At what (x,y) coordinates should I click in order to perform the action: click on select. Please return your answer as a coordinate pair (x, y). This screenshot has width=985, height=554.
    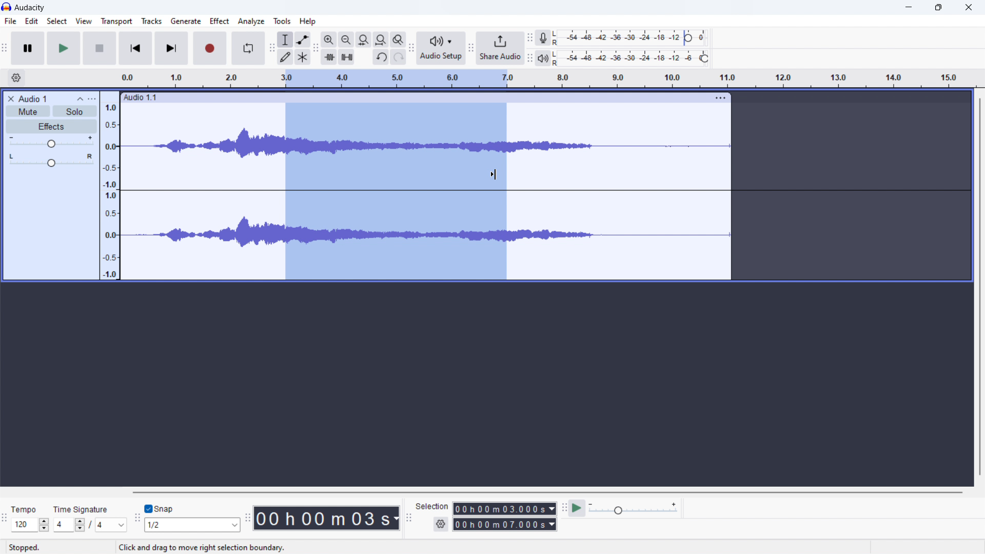
    Looking at the image, I should click on (56, 21).